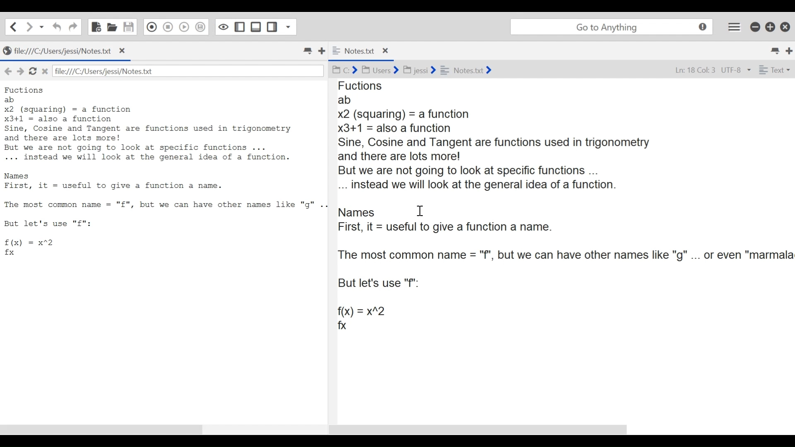 This screenshot has height=447, width=795. Describe the element at coordinates (223, 27) in the screenshot. I see `Toggle focus mode` at that location.